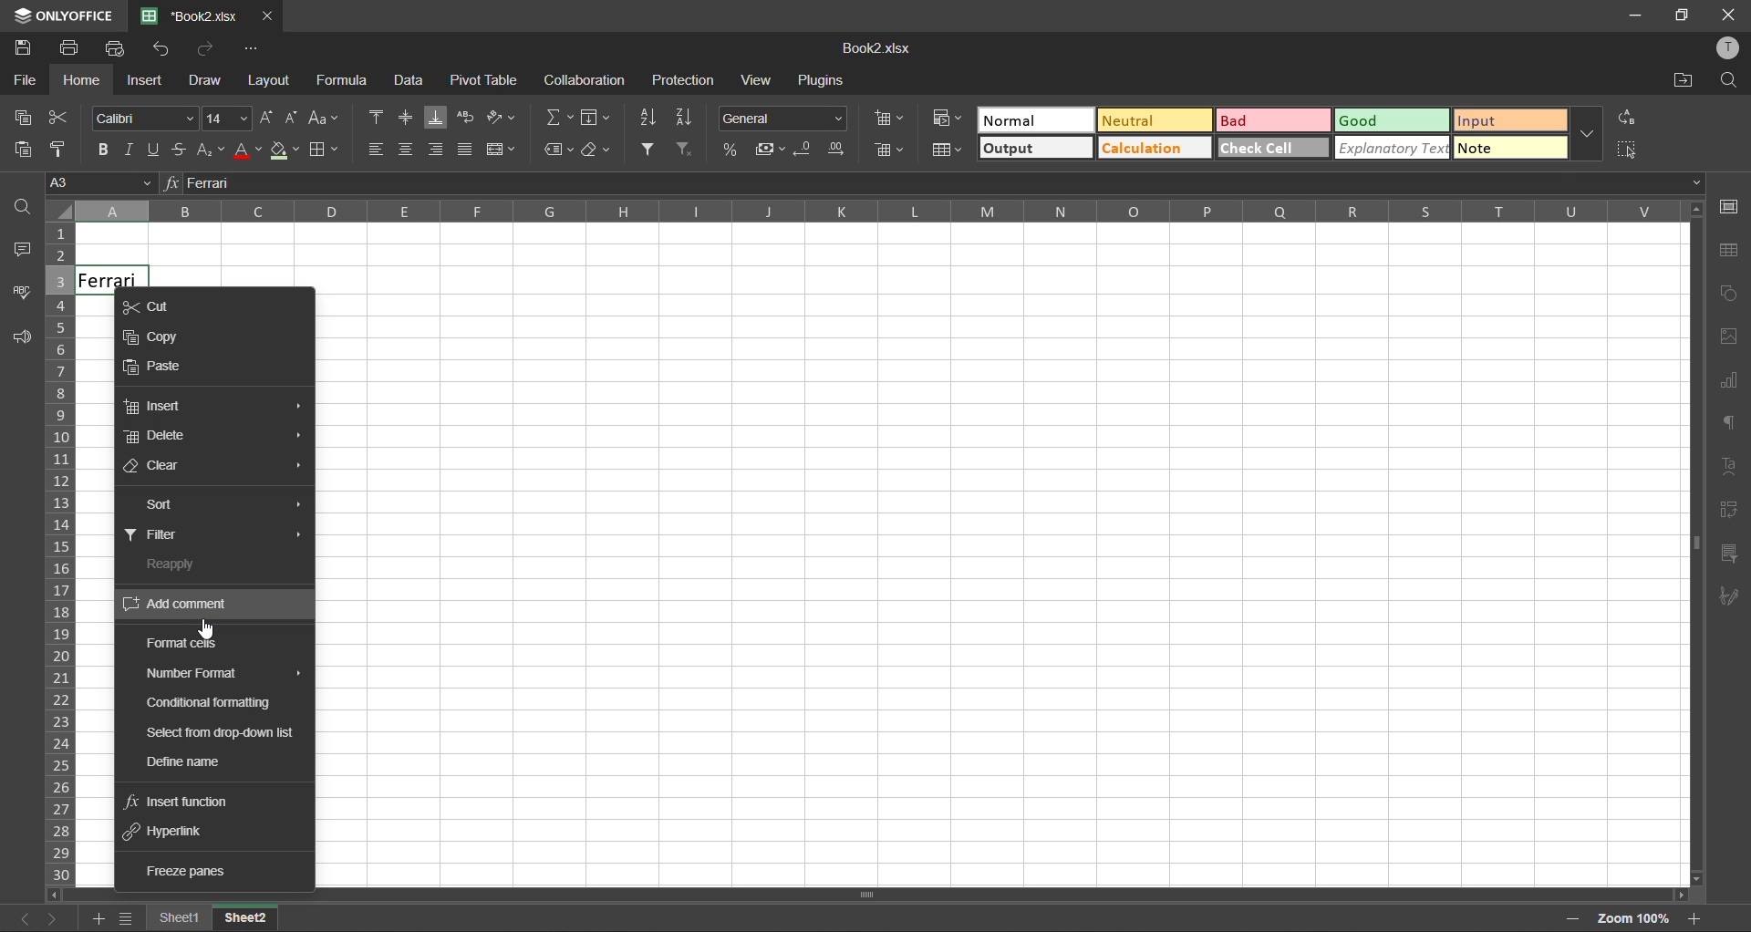  Describe the element at coordinates (173, 918) in the screenshot. I see `sheet names` at that location.